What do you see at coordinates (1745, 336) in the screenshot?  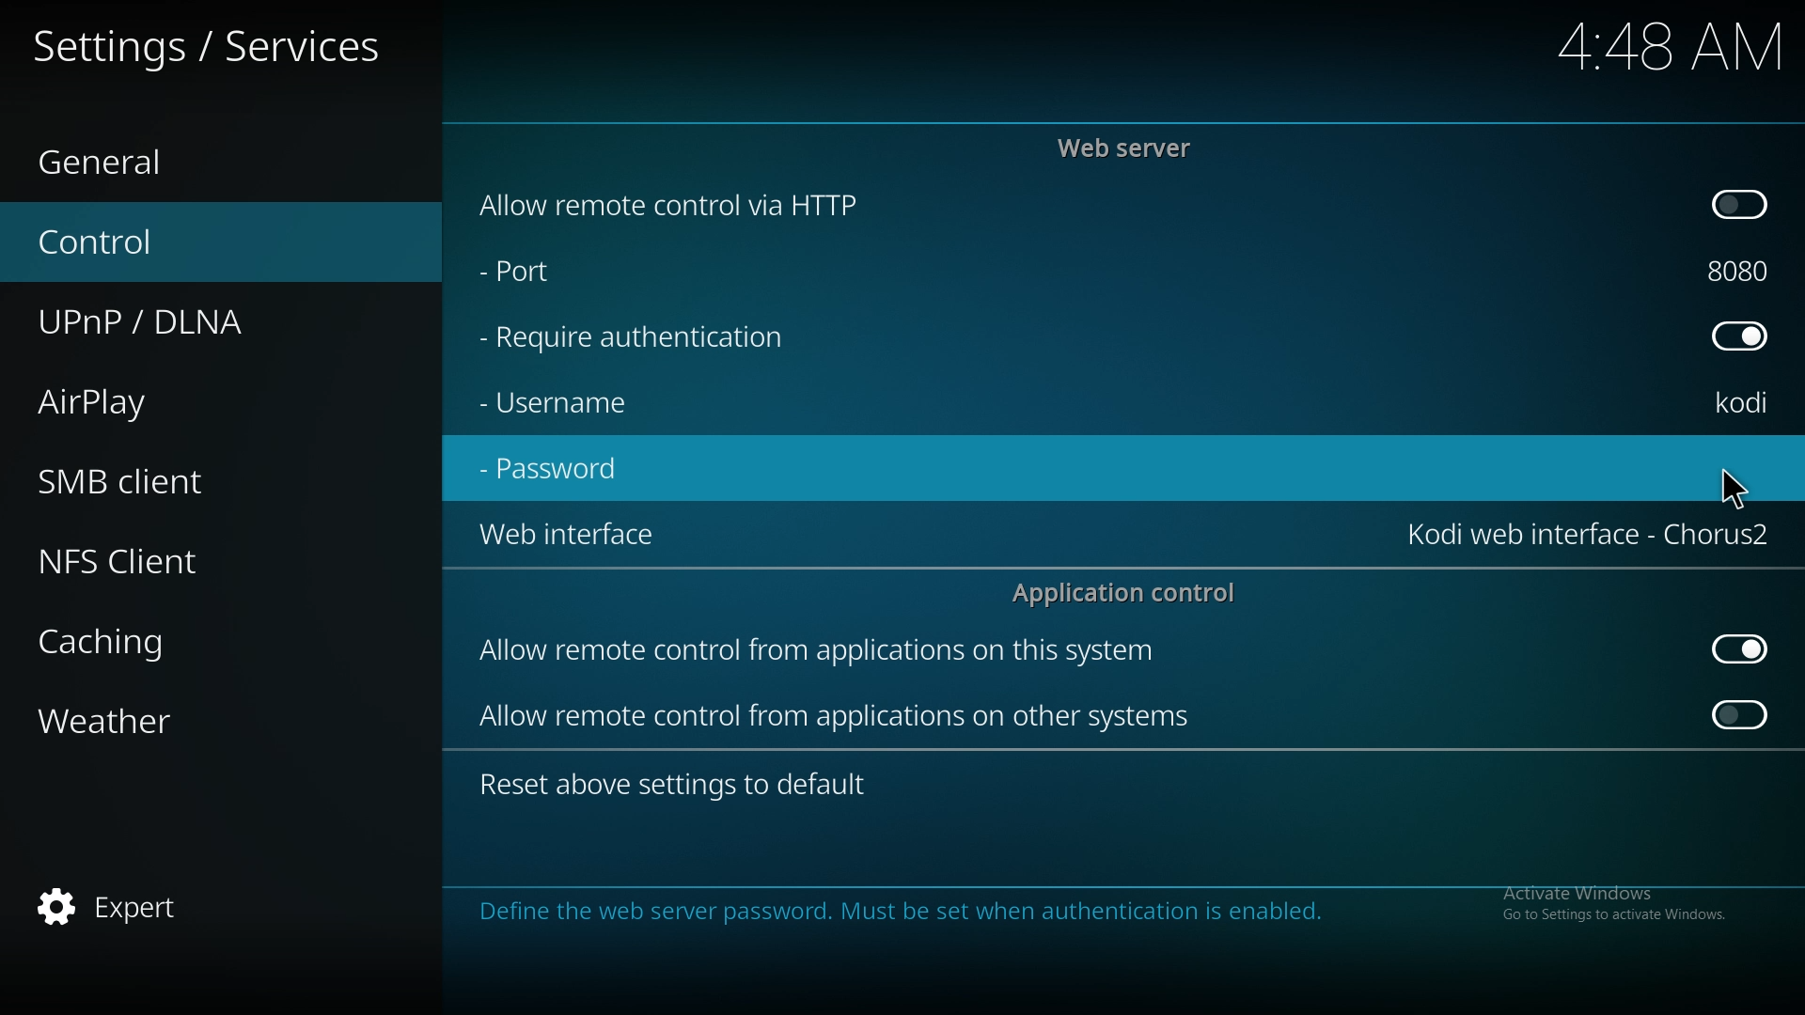 I see `off` at bounding box center [1745, 336].